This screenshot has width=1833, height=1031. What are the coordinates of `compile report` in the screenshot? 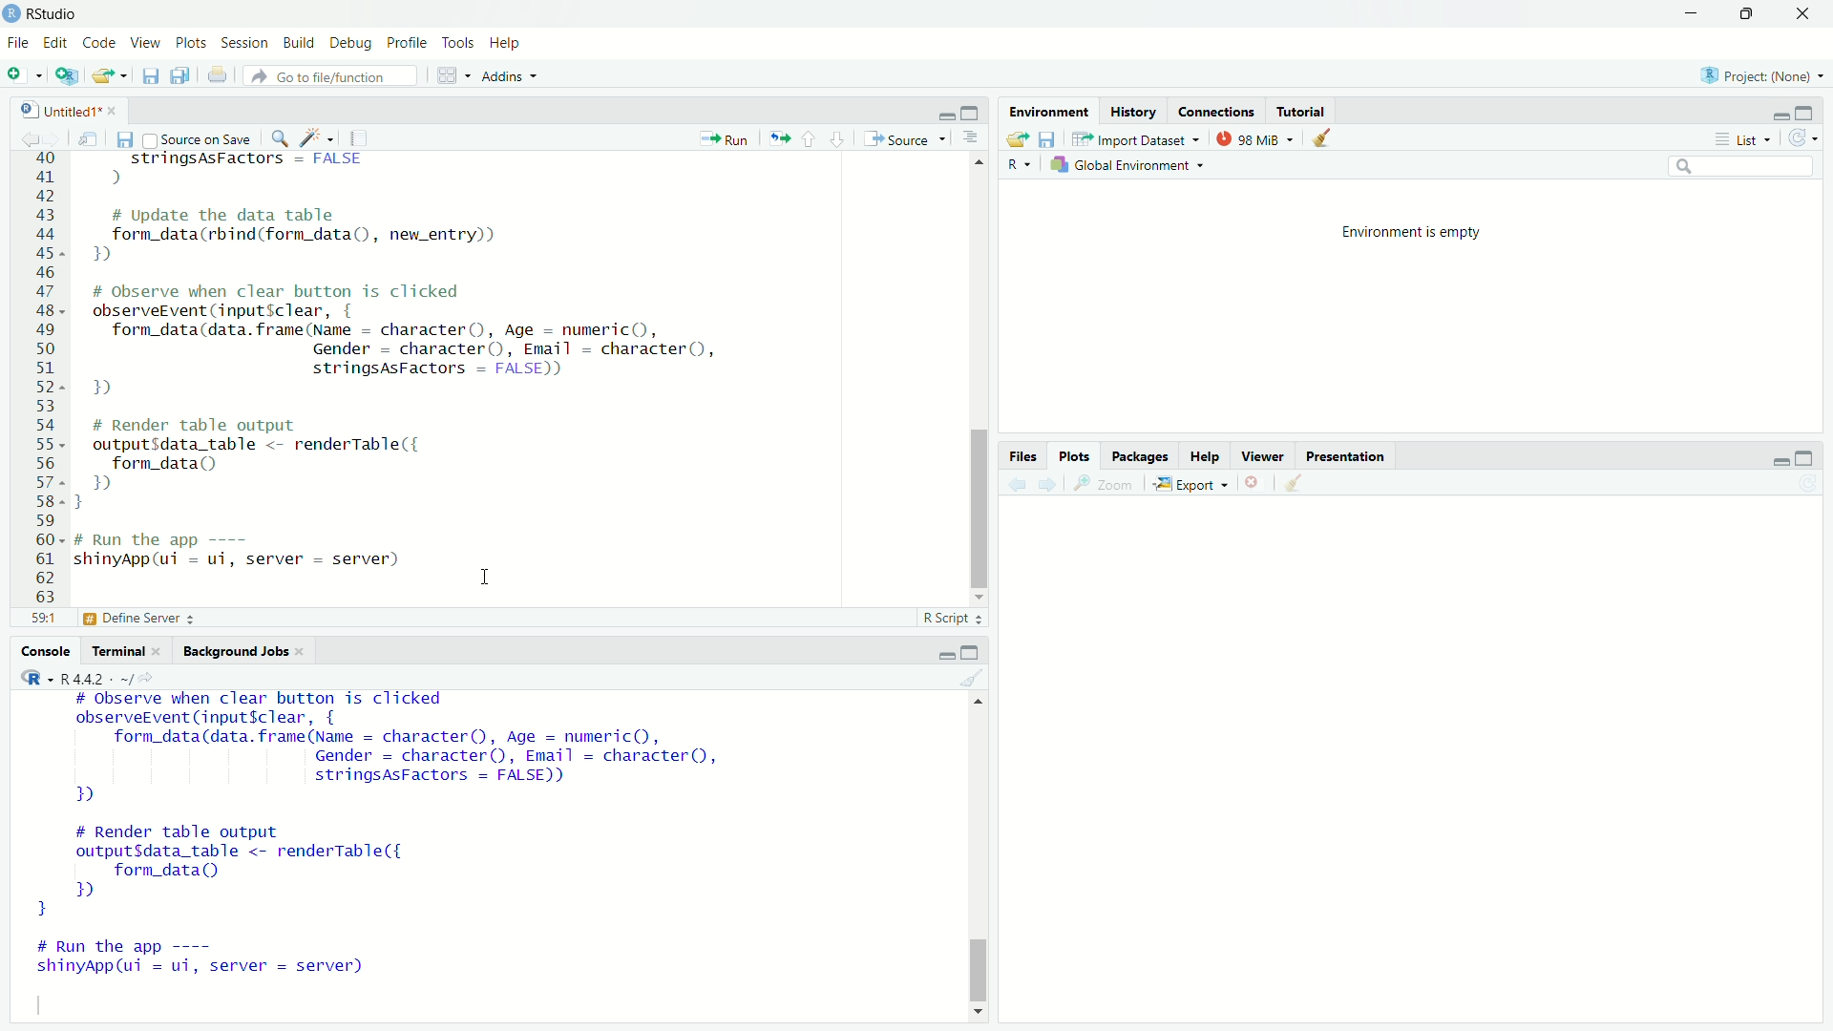 It's located at (363, 137).